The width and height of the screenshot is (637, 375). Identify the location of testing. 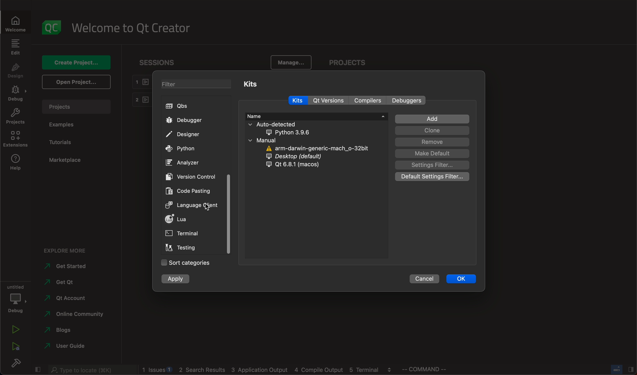
(181, 247).